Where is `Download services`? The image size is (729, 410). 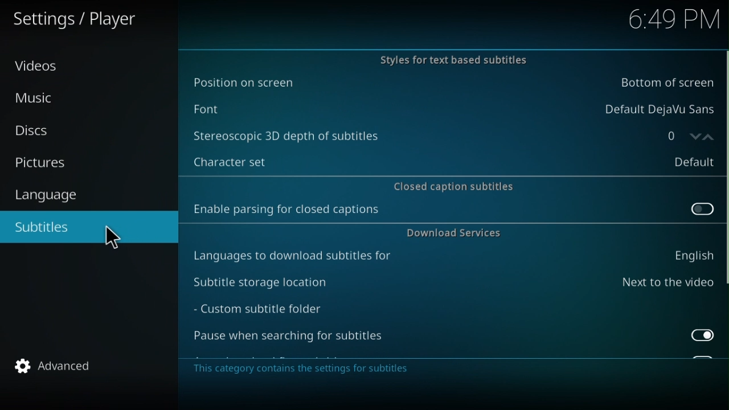 Download services is located at coordinates (452, 235).